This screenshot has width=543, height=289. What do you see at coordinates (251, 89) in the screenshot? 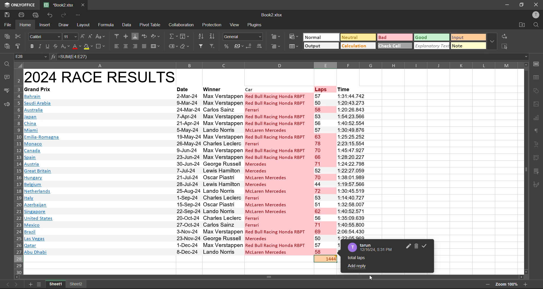
I see `car` at bounding box center [251, 89].